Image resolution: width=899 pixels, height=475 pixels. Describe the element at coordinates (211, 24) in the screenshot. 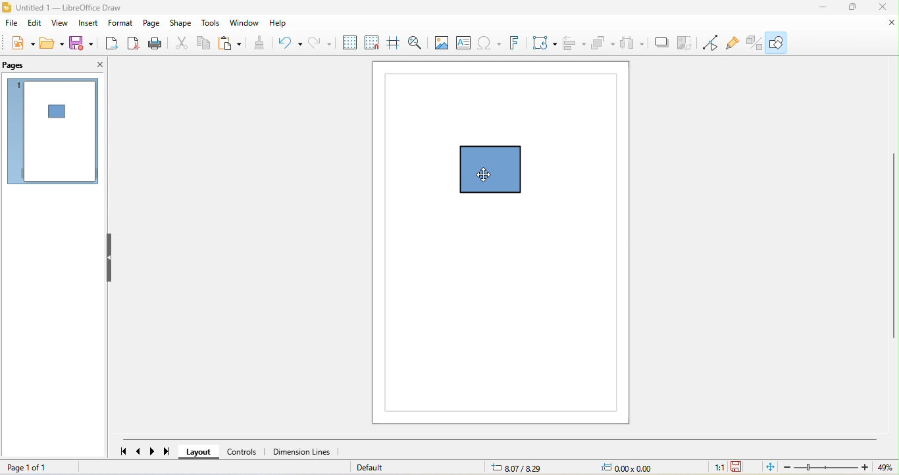

I see `tools` at that location.